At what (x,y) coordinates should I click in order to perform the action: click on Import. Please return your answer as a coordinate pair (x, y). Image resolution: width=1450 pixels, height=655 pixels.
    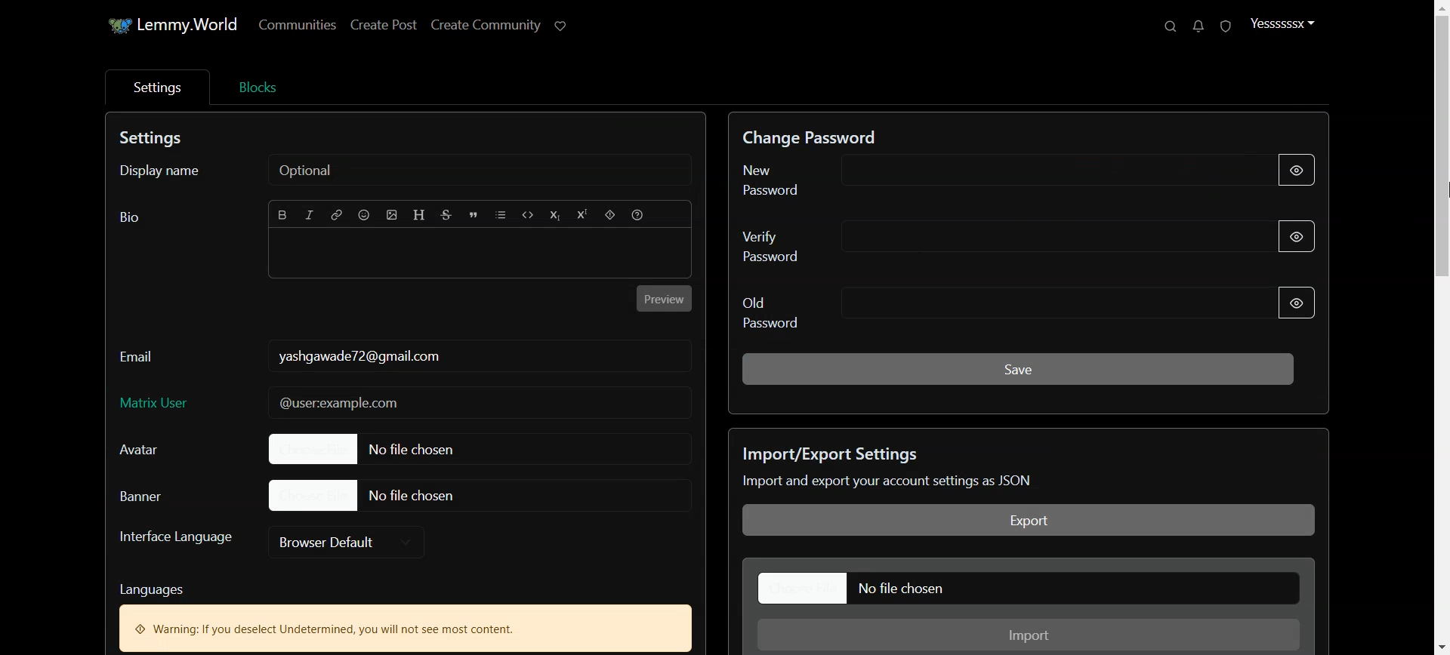
    Looking at the image, I should click on (1029, 633).